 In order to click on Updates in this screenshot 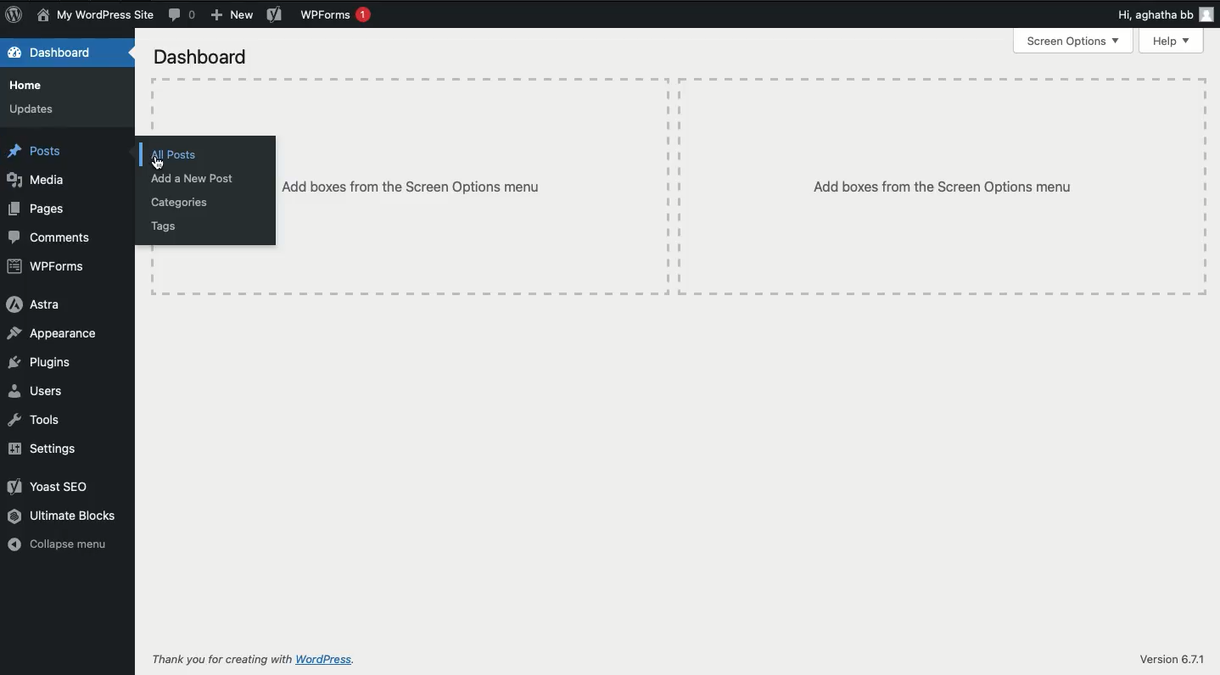, I will do `click(36, 109)`.